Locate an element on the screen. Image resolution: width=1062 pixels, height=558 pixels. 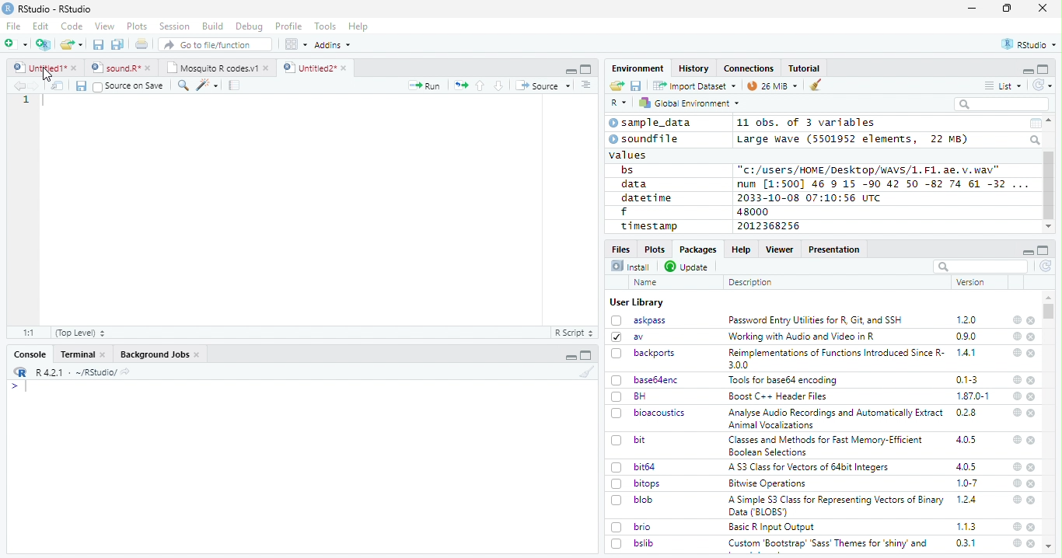
Save is located at coordinates (80, 86).